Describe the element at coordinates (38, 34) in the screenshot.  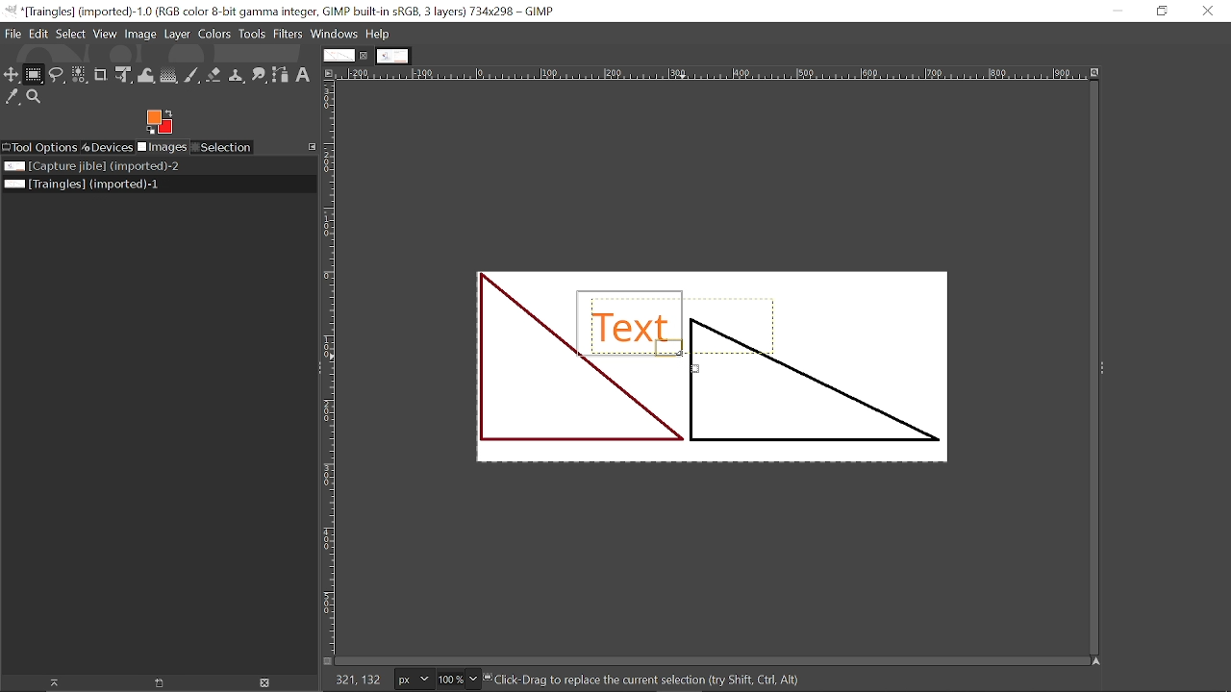
I see `Edit` at that location.